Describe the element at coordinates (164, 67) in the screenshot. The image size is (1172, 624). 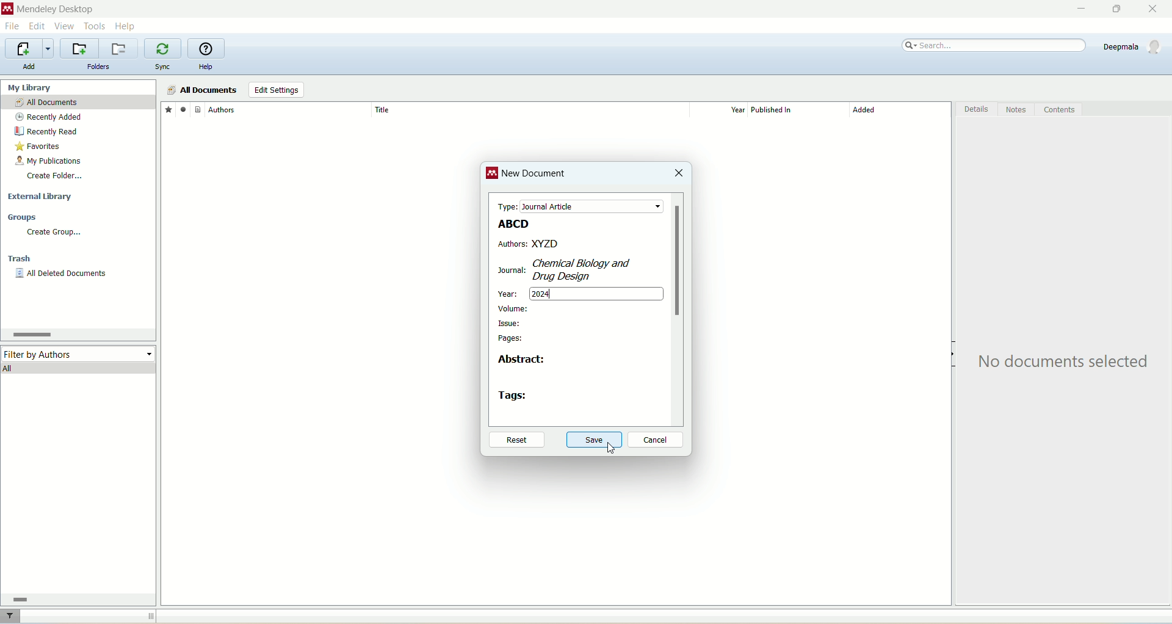
I see `sync` at that location.